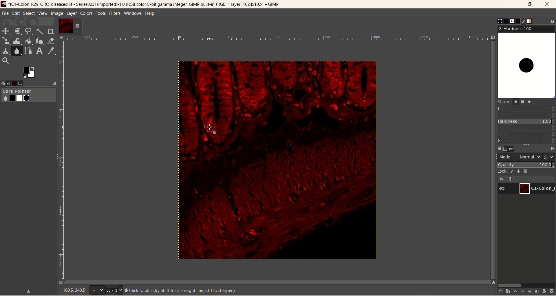 The width and height of the screenshot is (556, 296). Describe the element at coordinates (277, 39) in the screenshot. I see `scale bar` at that location.